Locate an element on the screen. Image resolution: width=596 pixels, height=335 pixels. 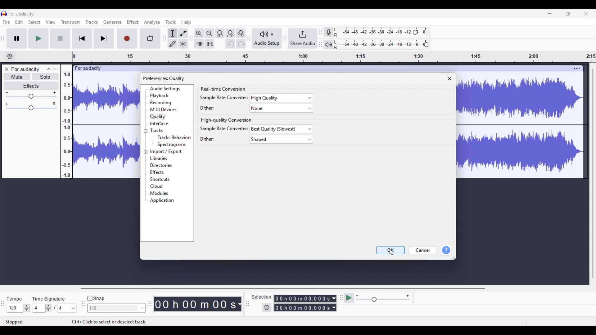
Settings is located at coordinates (267, 307).